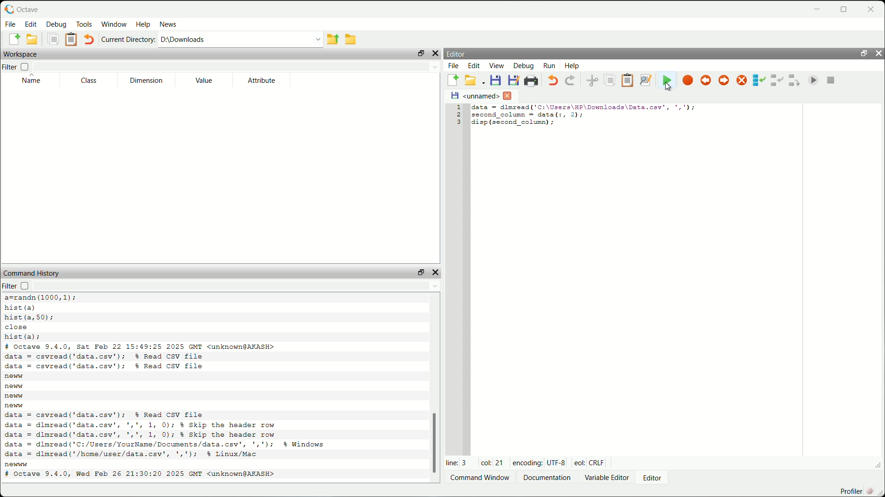 This screenshot has height=497, width=885. Describe the element at coordinates (88, 40) in the screenshot. I see `undo` at that location.